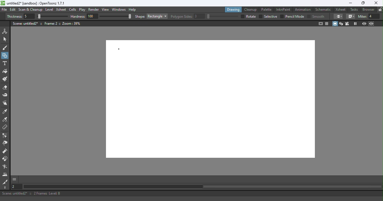 This screenshot has width=383, height=201. What do you see at coordinates (335, 24) in the screenshot?
I see `Camera stand view` at bounding box center [335, 24].